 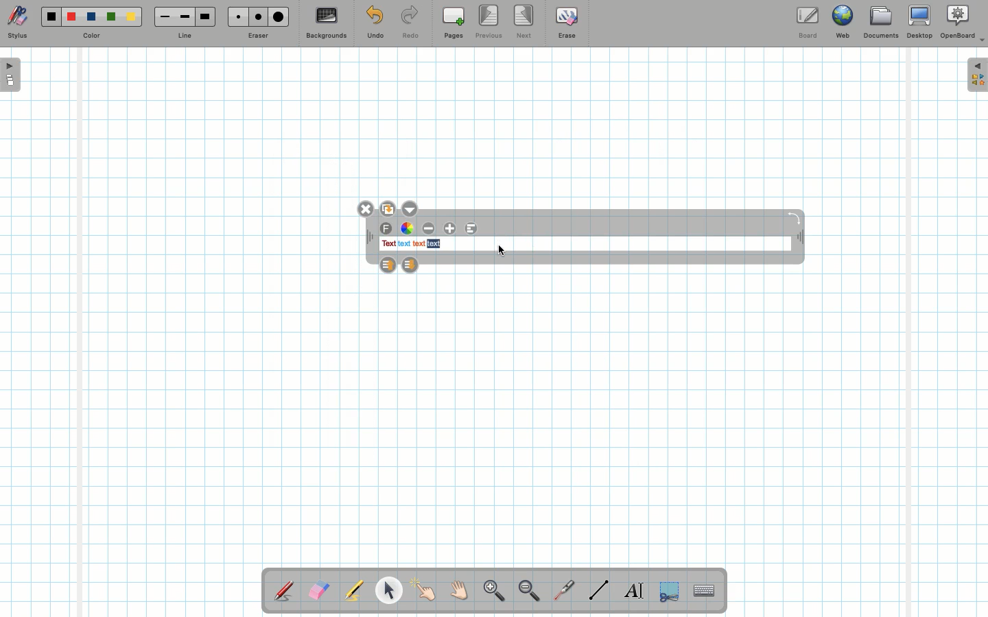 I want to click on Grab, so click(x=460, y=592).